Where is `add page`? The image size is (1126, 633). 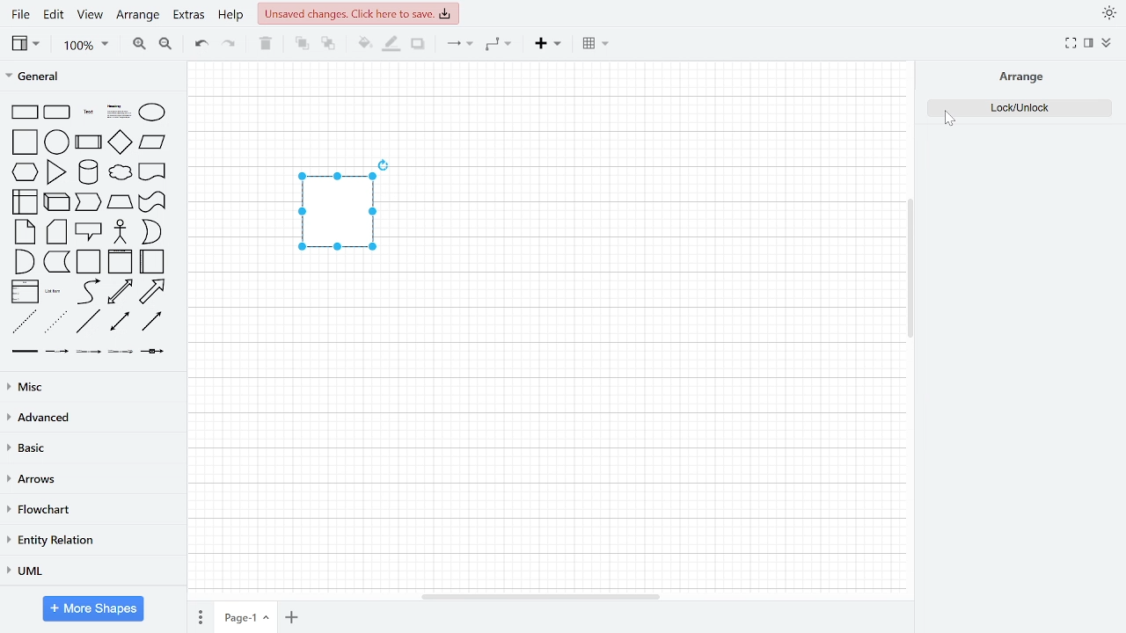
add page is located at coordinates (290, 617).